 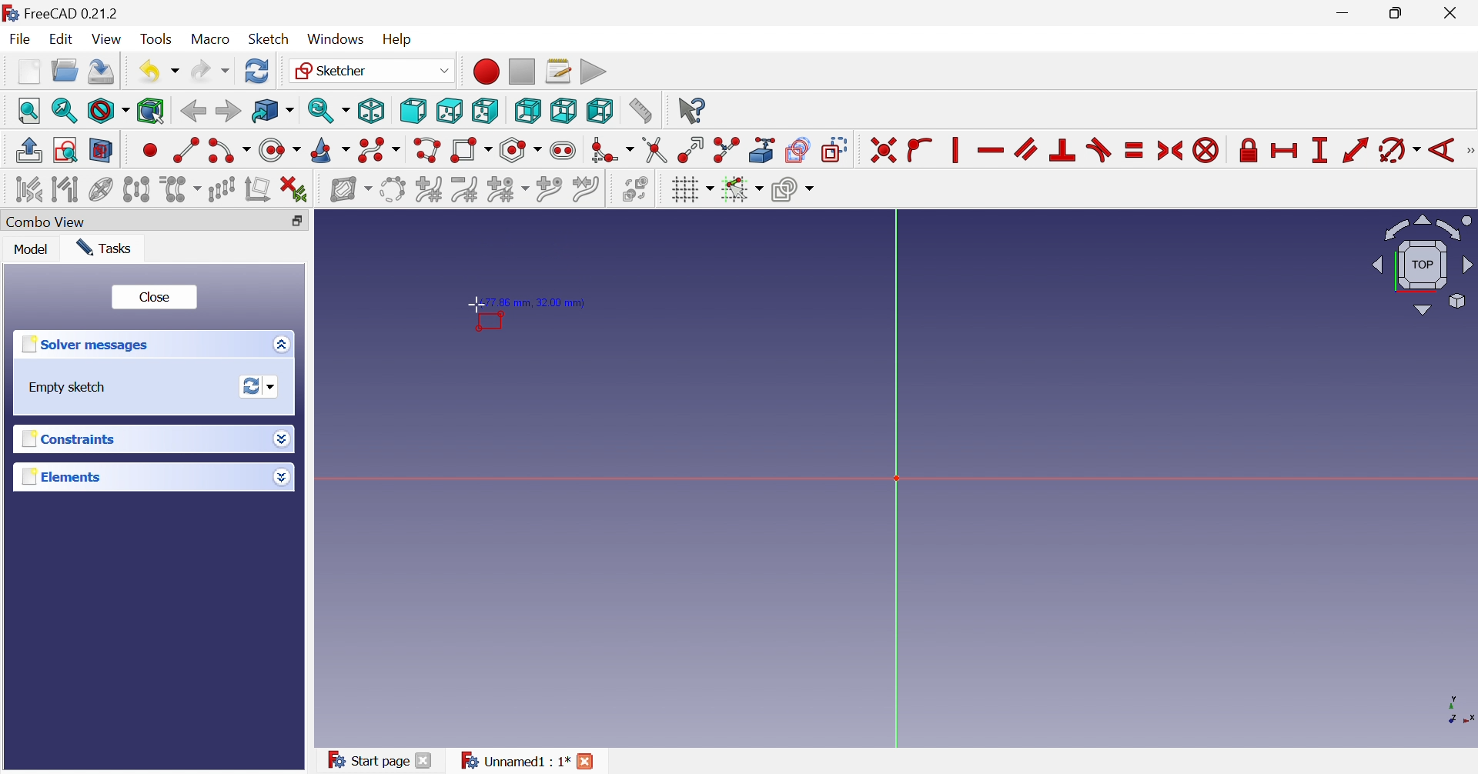 What do you see at coordinates (259, 387) in the screenshot?
I see `Forces recomputation of active document` at bounding box center [259, 387].